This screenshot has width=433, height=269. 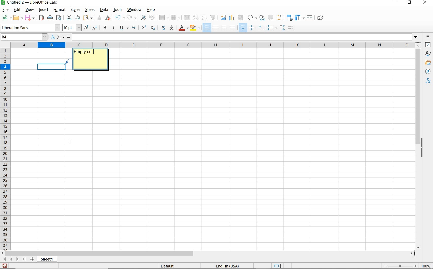 What do you see at coordinates (31, 3) in the screenshot?
I see `file name` at bounding box center [31, 3].